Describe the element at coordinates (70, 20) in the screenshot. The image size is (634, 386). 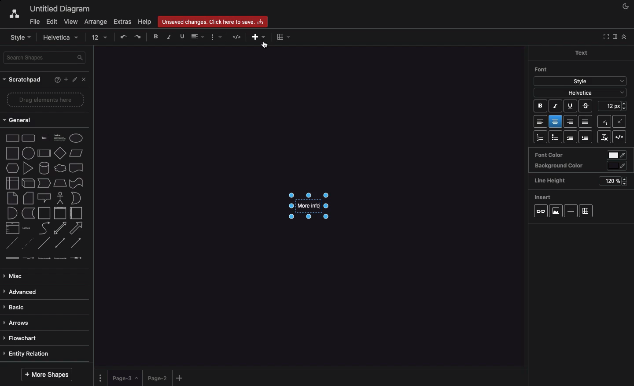
I see `View` at that location.